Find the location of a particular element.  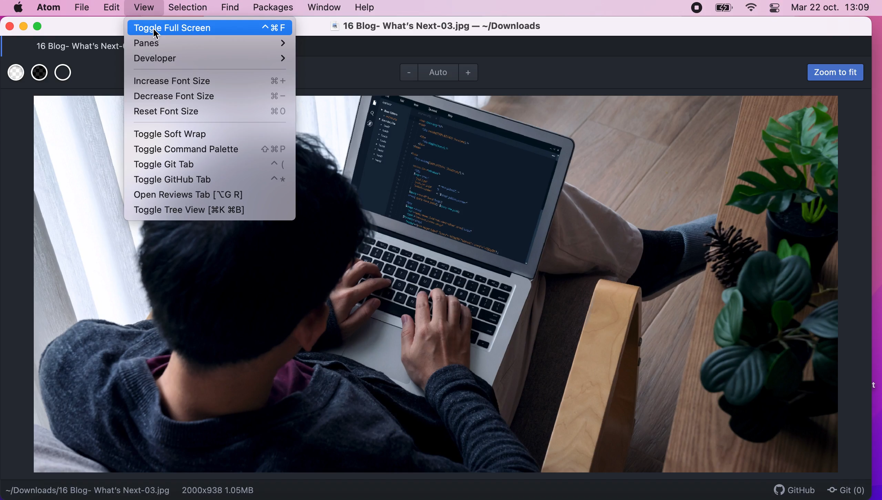

atom is located at coordinates (49, 8).